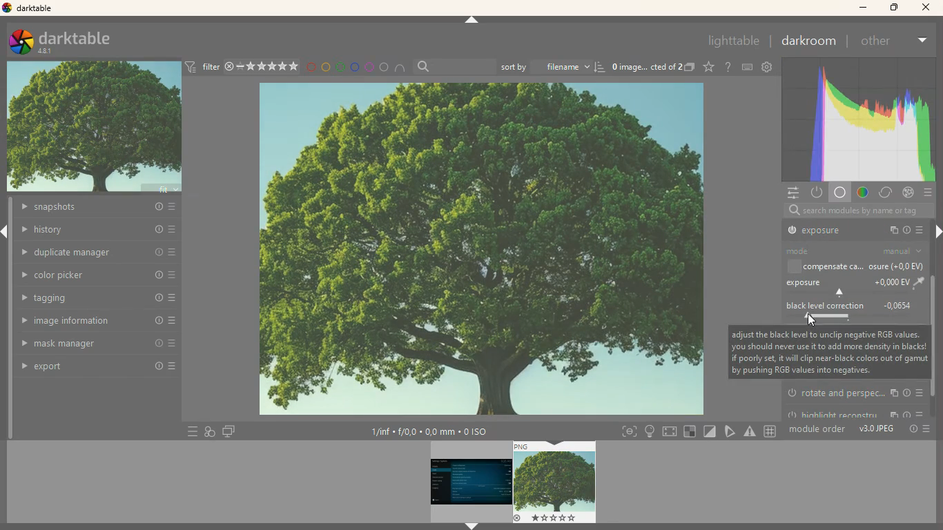 The width and height of the screenshot is (943, 530). Describe the element at coordinates (339, 67) in the screenshot. I see `green circle` at that location.